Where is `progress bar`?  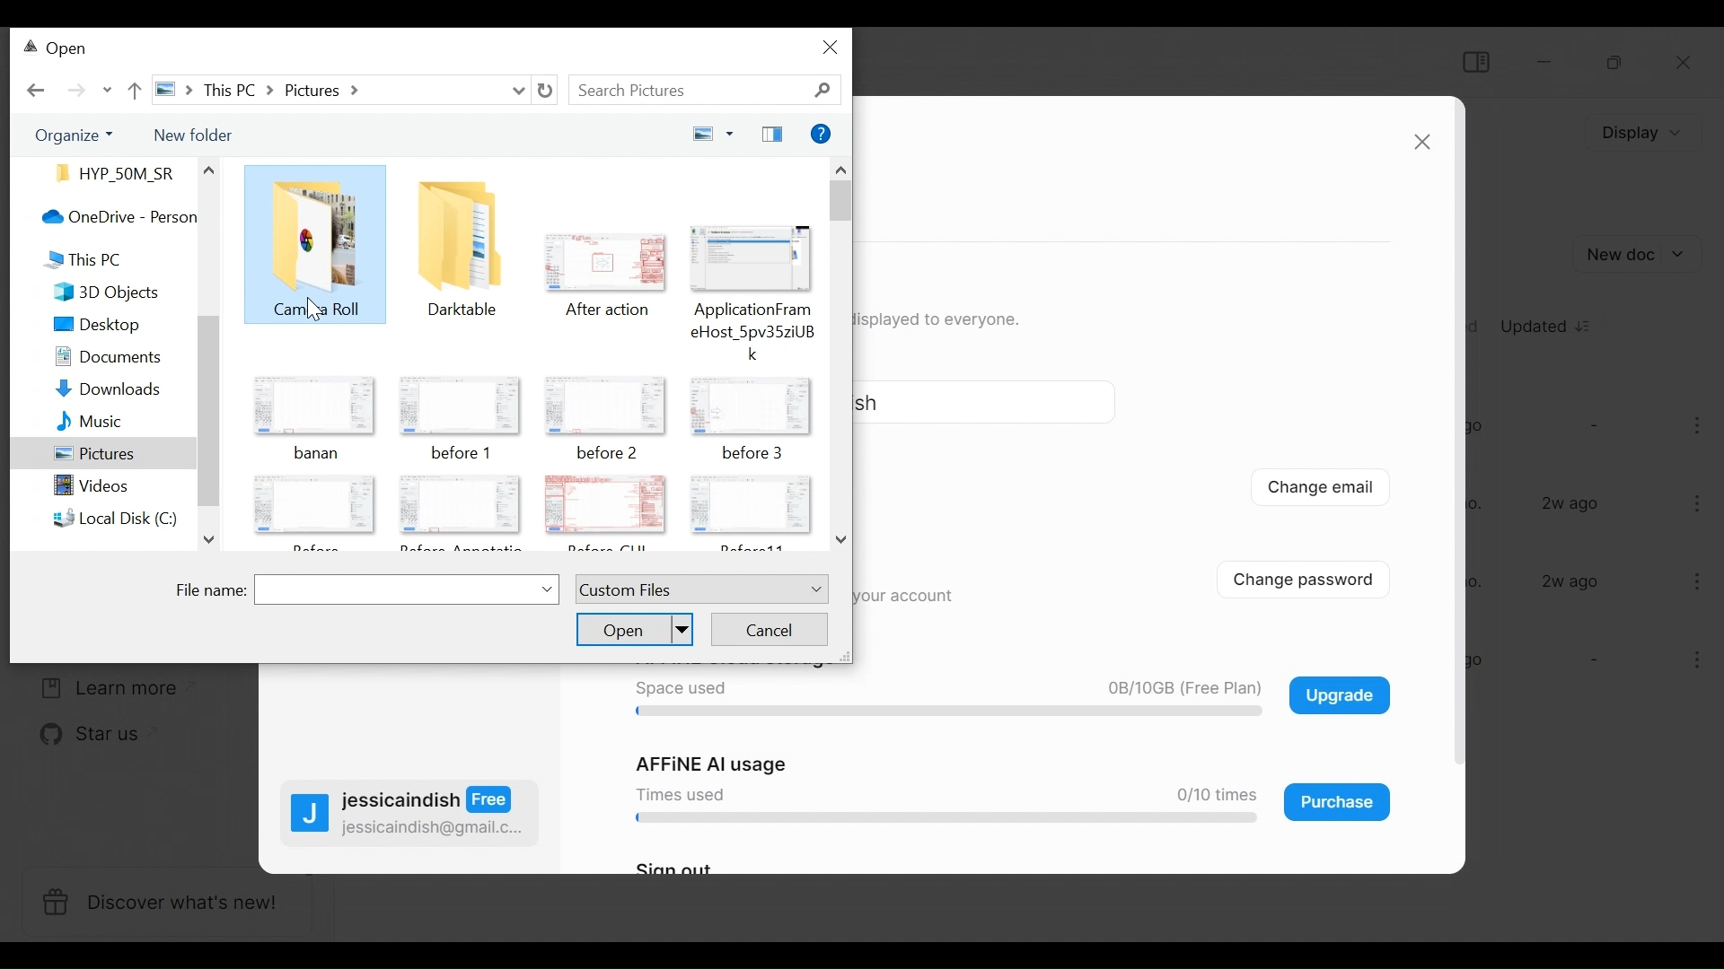
progress bar is located at coordinates (941, 712).